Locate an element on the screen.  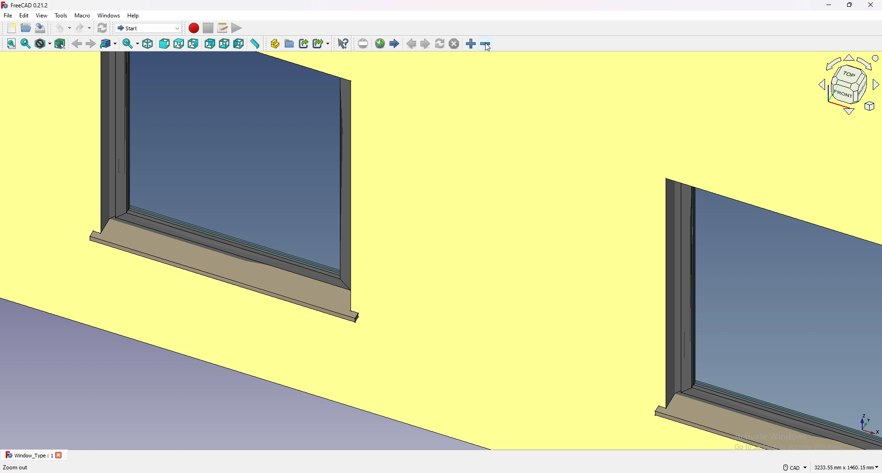
tab 1 is located at coordinates (34, 455).